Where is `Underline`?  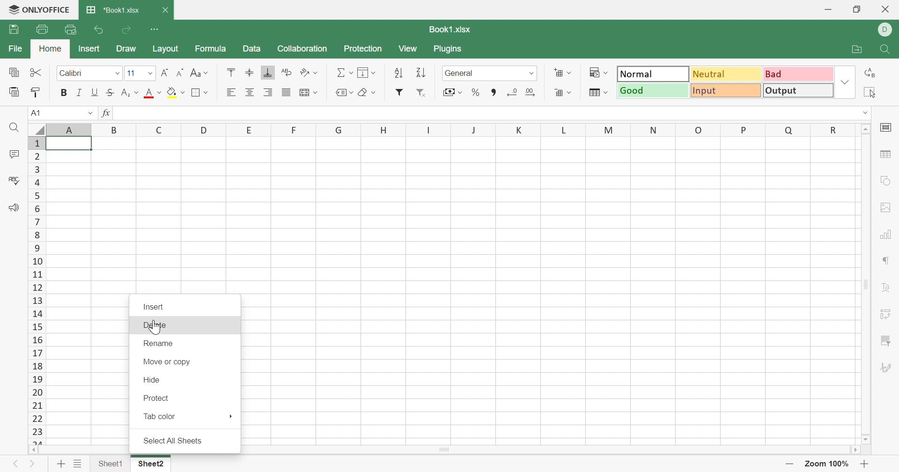
Underline is located at coordinates (95, 92).